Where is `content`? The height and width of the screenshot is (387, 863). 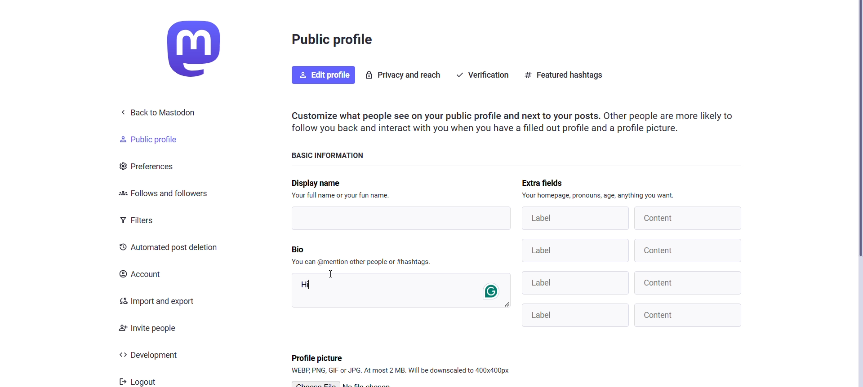
content is located at coordinates (689, 217).